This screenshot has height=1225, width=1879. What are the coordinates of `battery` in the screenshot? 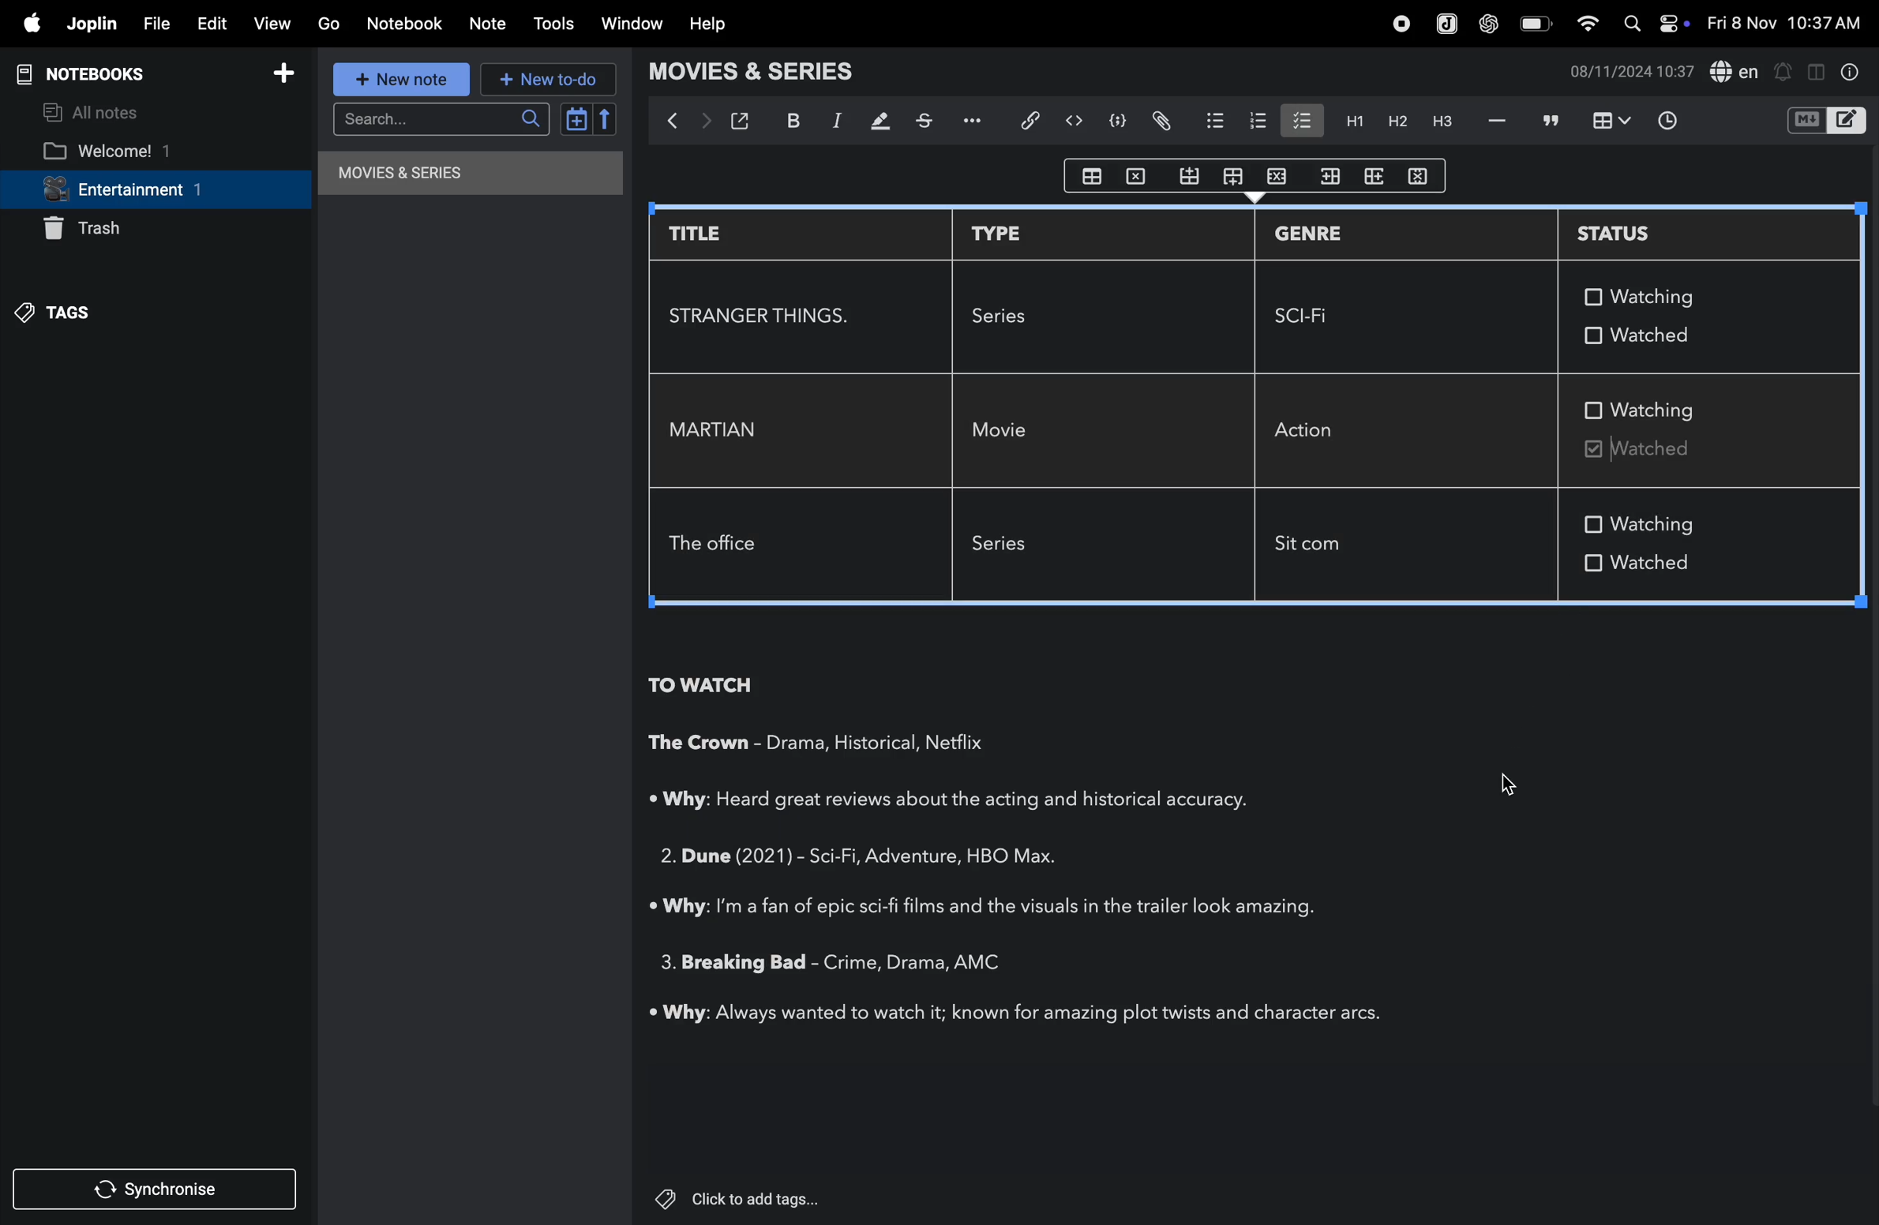 It's located at (1533, 24).